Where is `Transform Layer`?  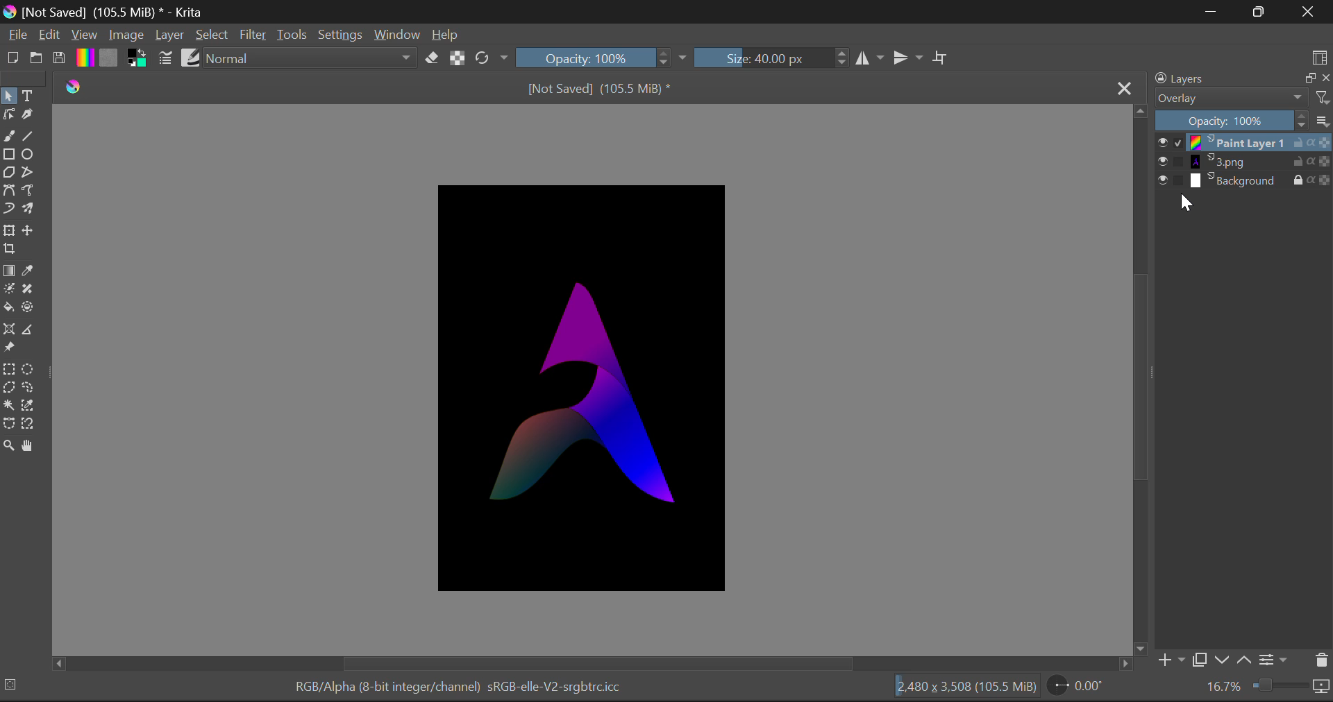 Transform Layer is located at coordinates (11, 230).